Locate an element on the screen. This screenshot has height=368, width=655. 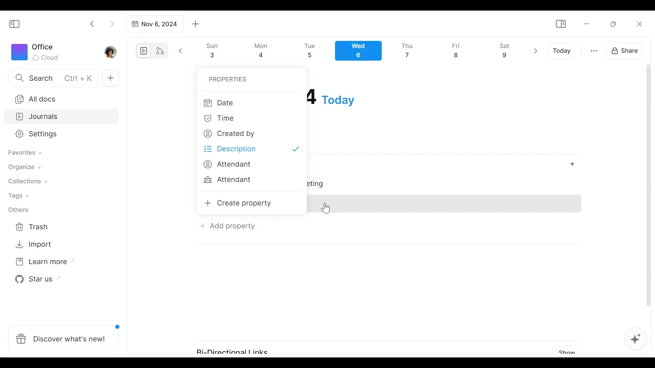
Edgeless mode is located at coordinates (161, 50).